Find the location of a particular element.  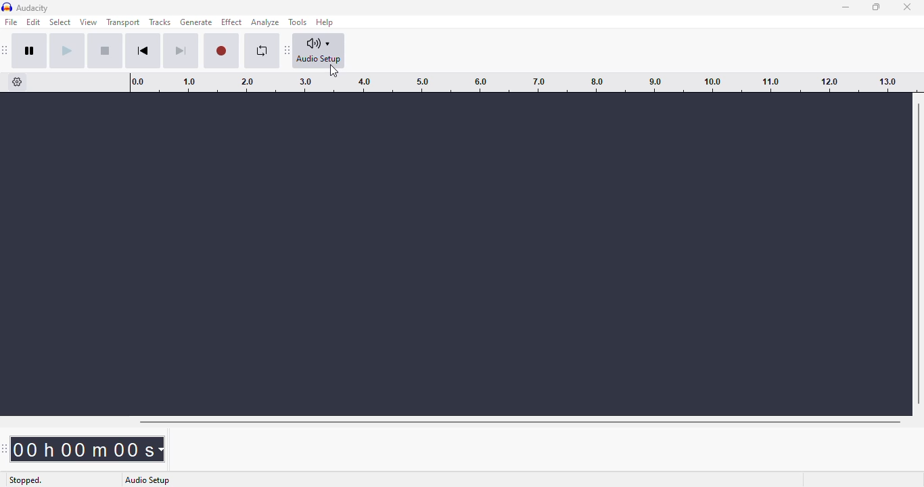

effect is located at coordinates (231, 22).